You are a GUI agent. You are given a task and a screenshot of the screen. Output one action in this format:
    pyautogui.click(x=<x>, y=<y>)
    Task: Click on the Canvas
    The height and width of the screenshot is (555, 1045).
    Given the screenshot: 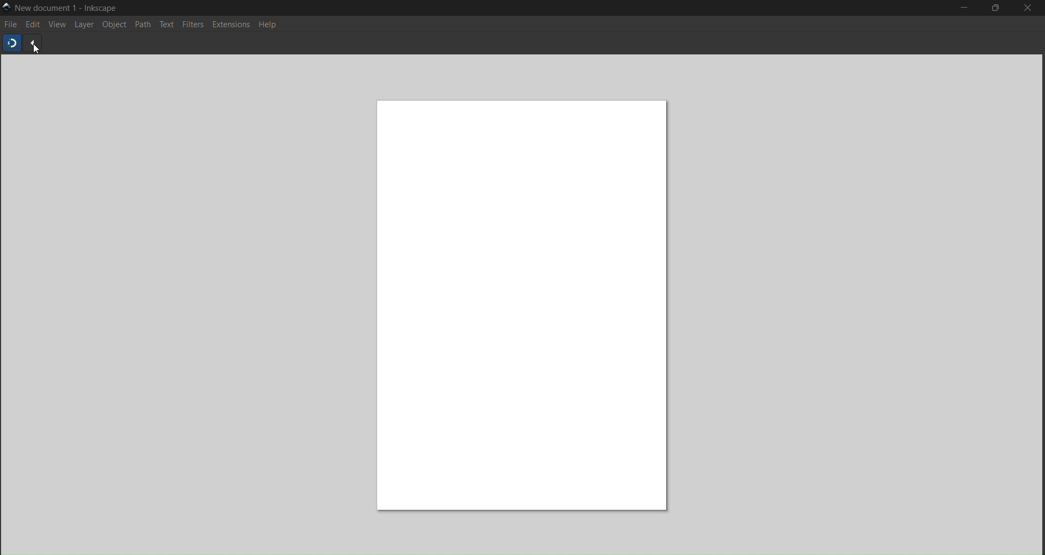 What is the action you would take?
    pyautogui.click(x=515, y=301)
    